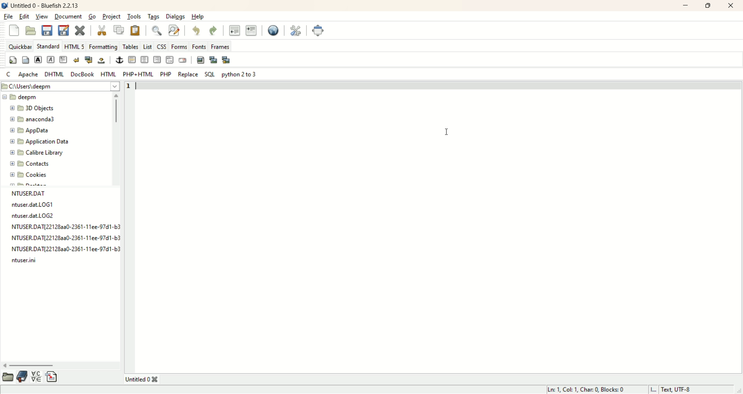 The width and height of the screenshot is (743, 394). I want to click on file name, so click(34, 216).